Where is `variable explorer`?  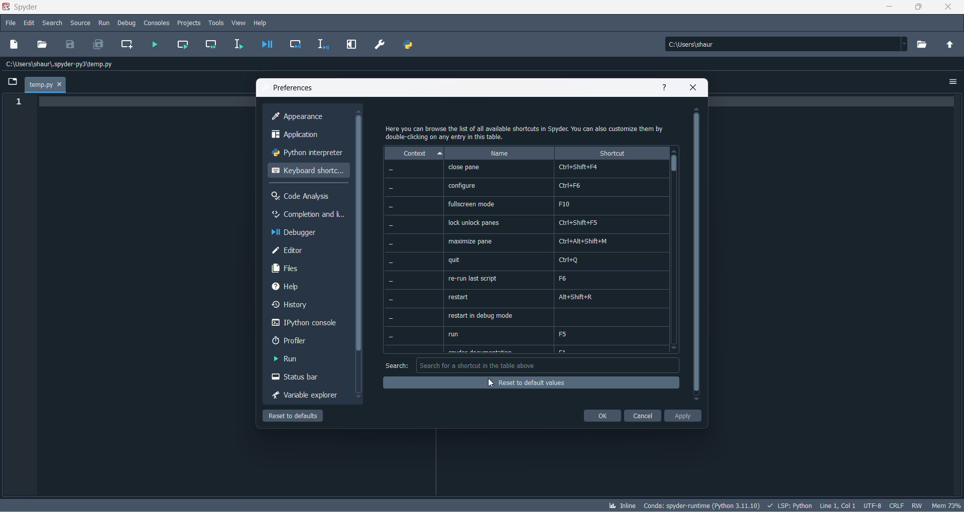
variable explorer is located at coordinates (305, 395).